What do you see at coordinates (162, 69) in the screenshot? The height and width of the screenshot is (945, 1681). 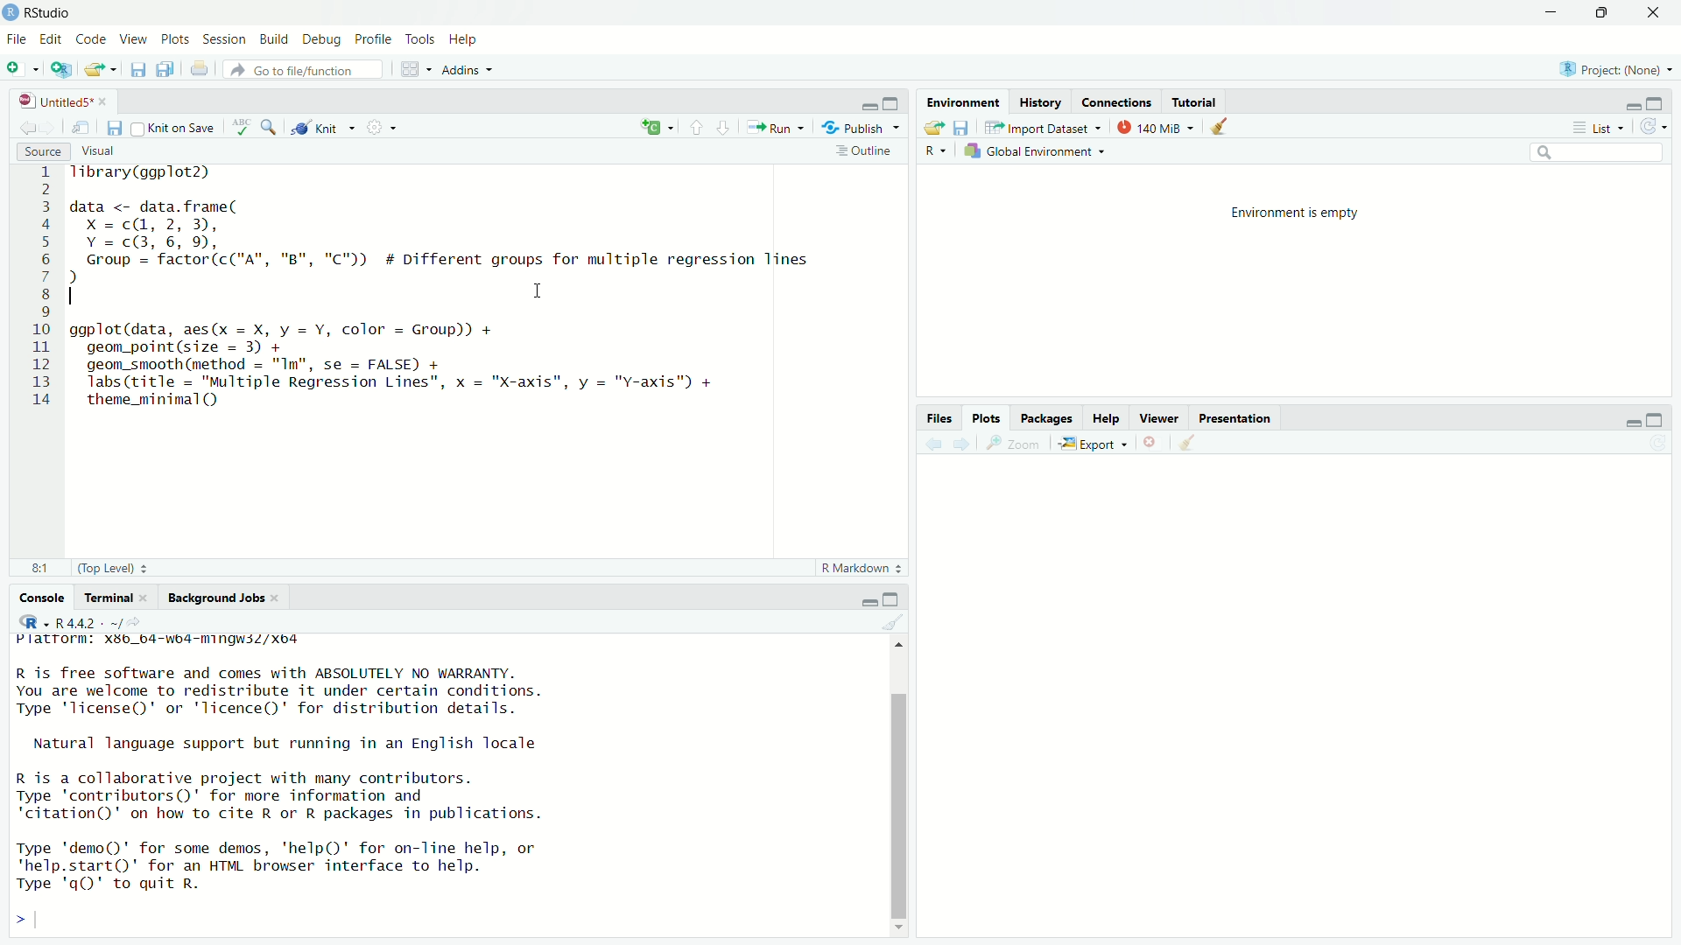 I see `files` at bounding box center [162, 69].